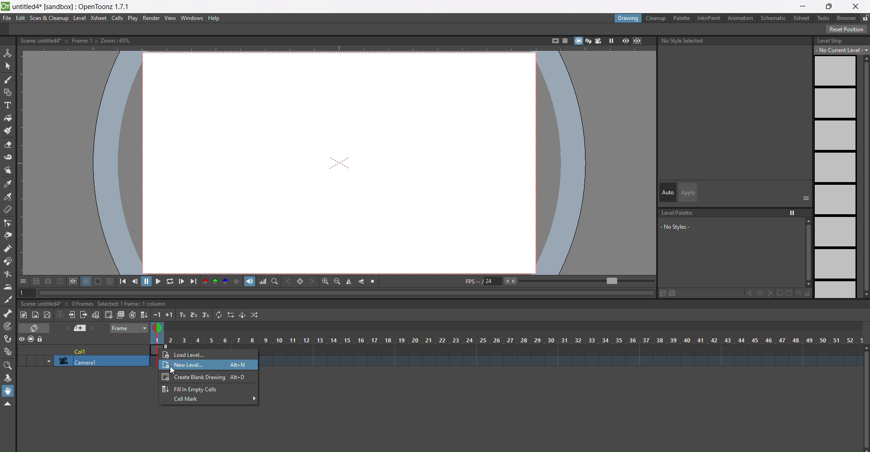 This screenshot has width=870, height=452. What do you see at coordinates (685, 226) in the screenshot?
I see `no styles` at bounding box center [685, 226].